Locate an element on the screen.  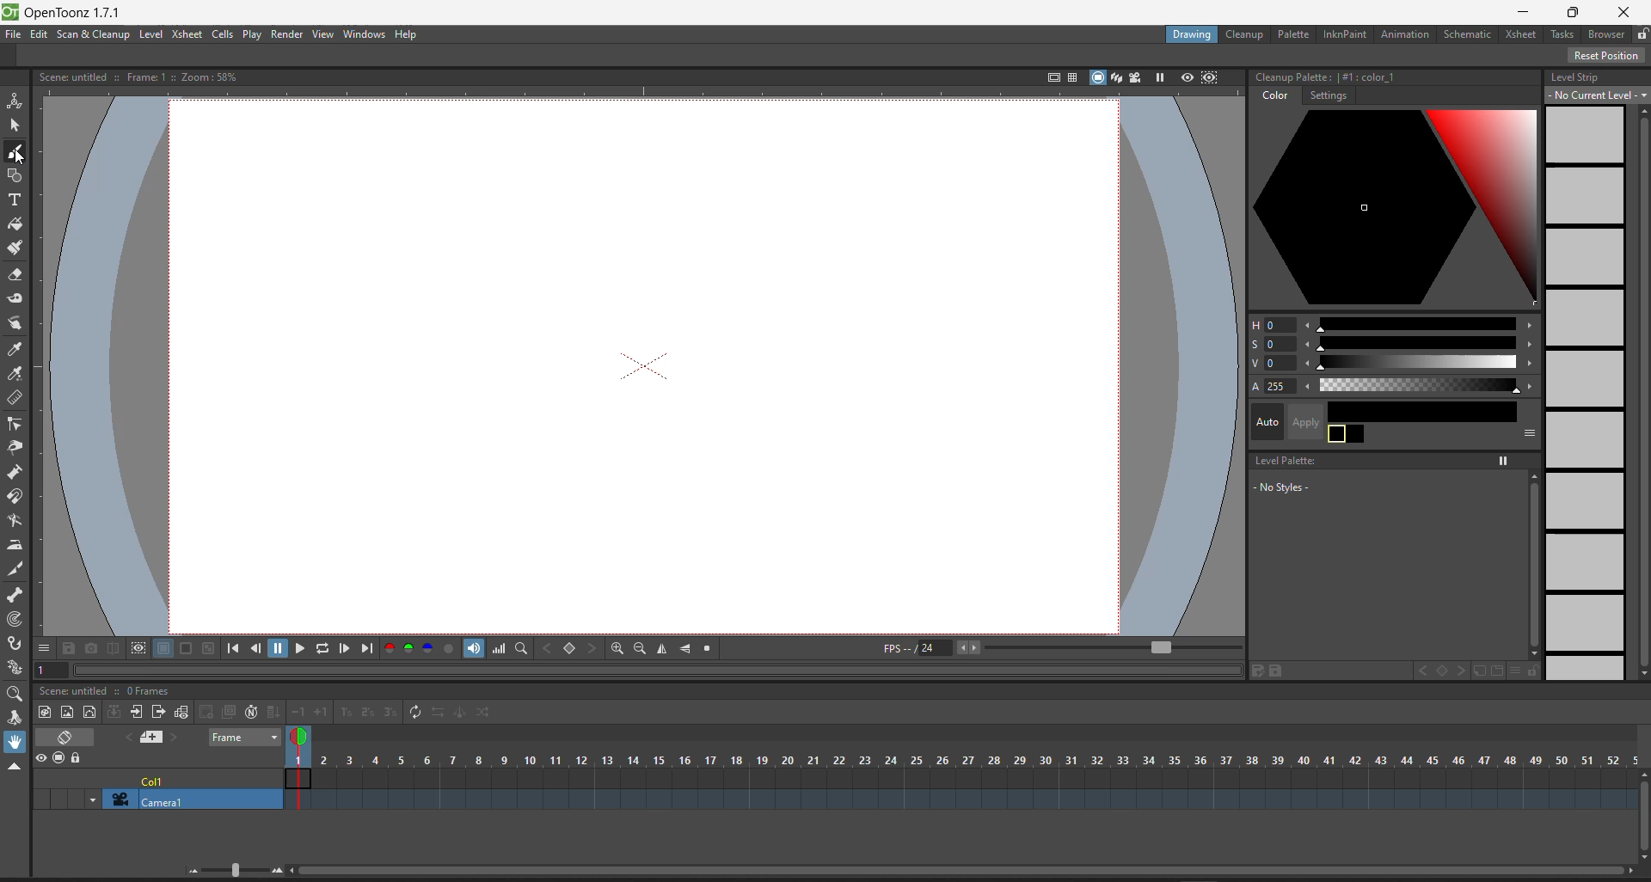
alpha channel is located at coordinates (450, 648).